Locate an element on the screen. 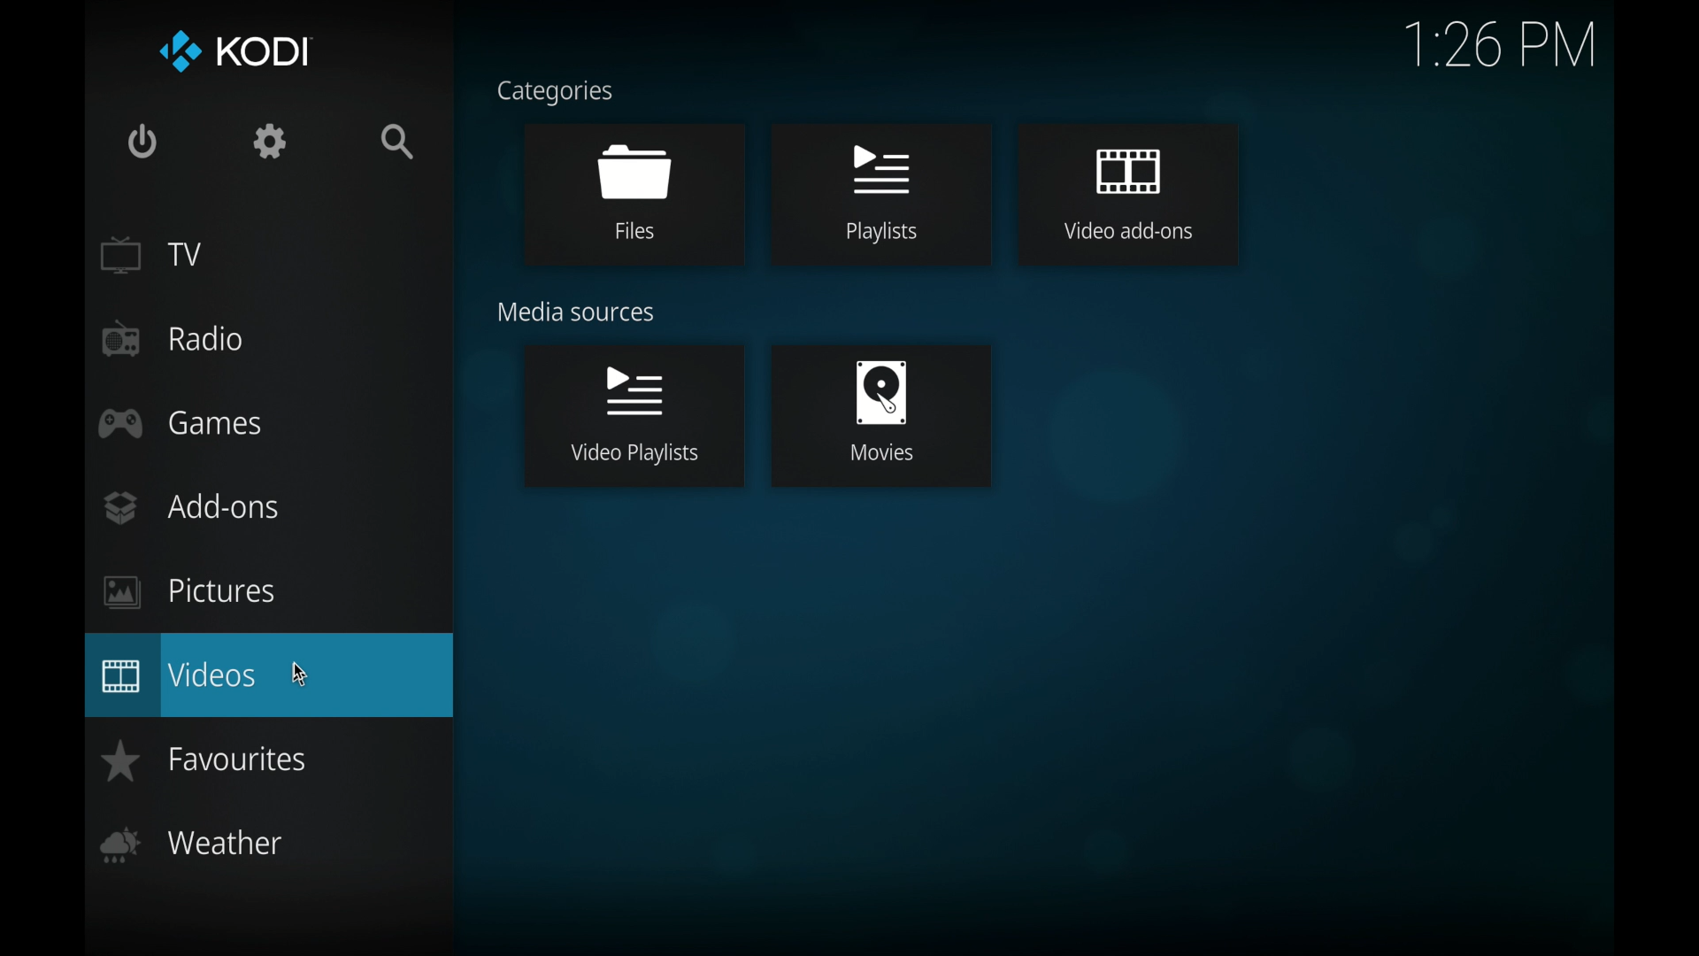  search is located at coordinates (400, 143).